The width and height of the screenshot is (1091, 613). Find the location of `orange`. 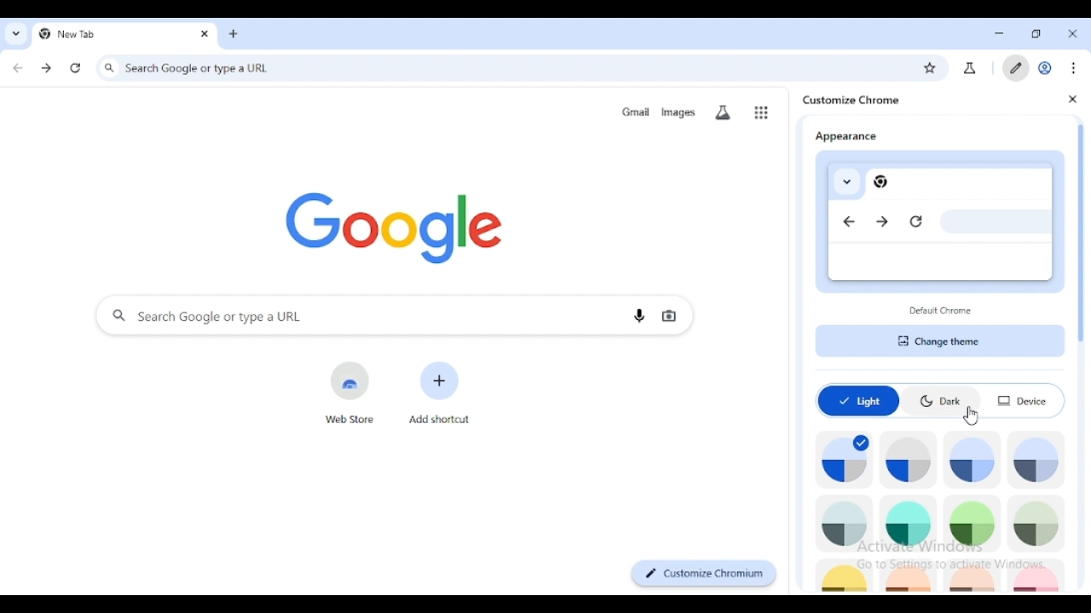

orange is located at coordinates (910, 577).